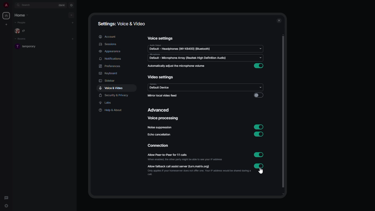  I want to click on expand, so click(12, 5).